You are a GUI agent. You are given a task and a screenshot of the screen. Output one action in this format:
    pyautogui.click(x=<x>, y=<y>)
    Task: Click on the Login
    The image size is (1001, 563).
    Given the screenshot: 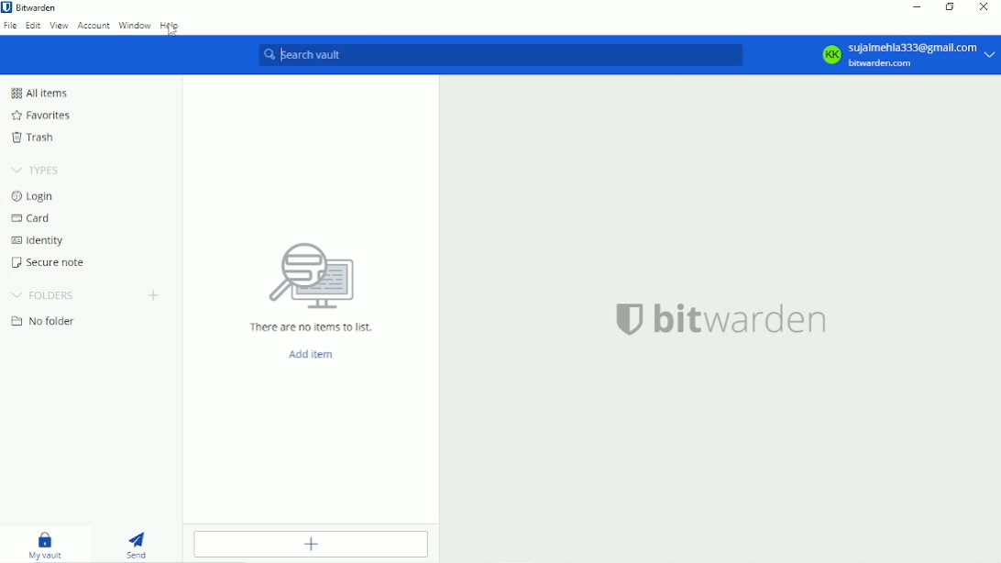 What is the action you would take?
    pyautogui.click(x=35, y=195)
    